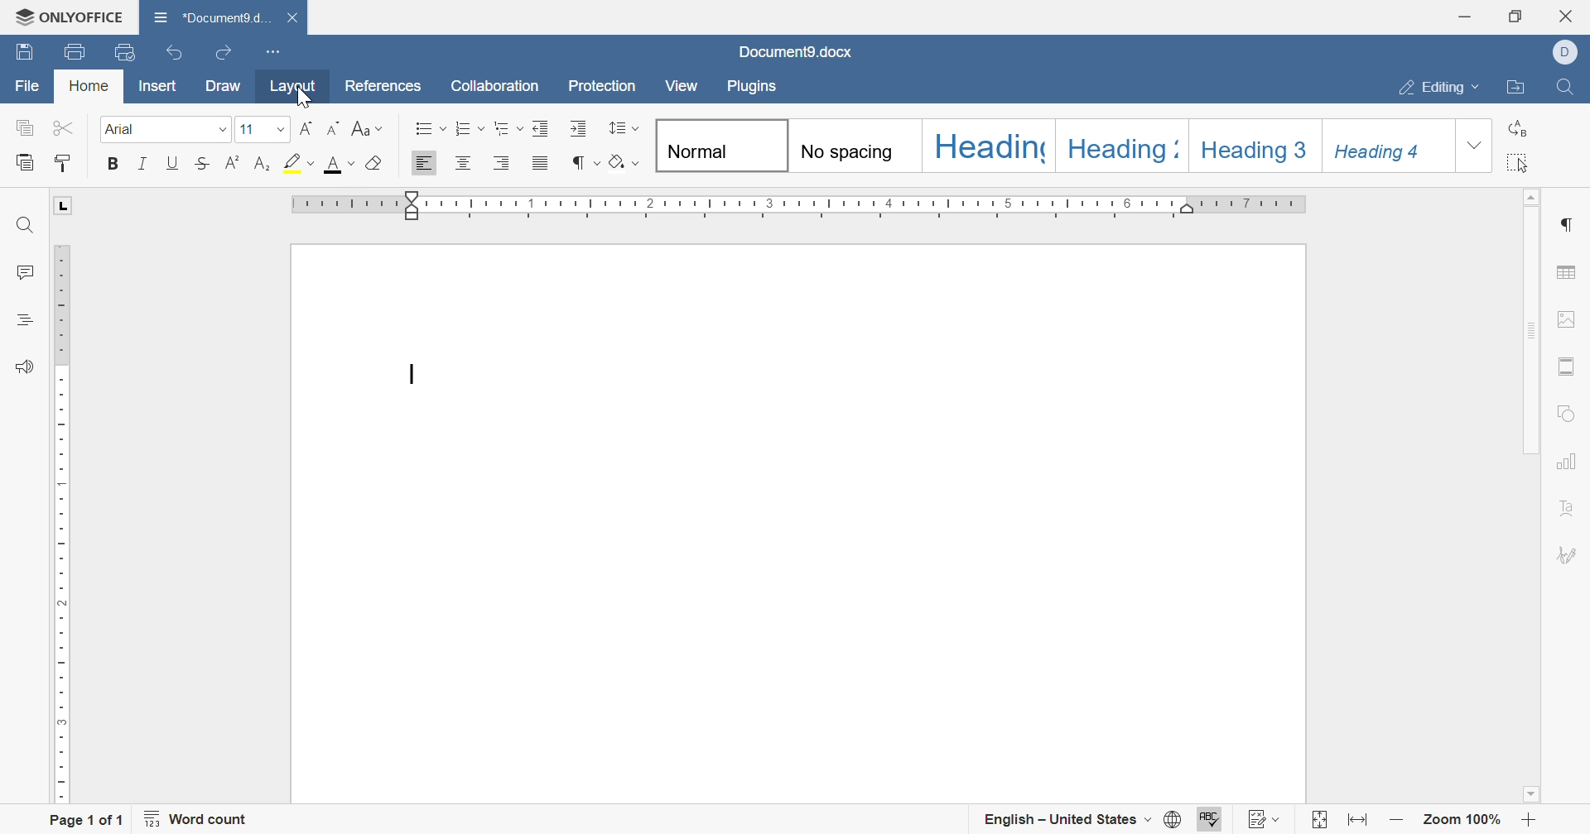 The height and width of the screenshot is (834, 1590). Describe the element at coordinates (433, 129) in the screenshot. I see `bullets` at that location.